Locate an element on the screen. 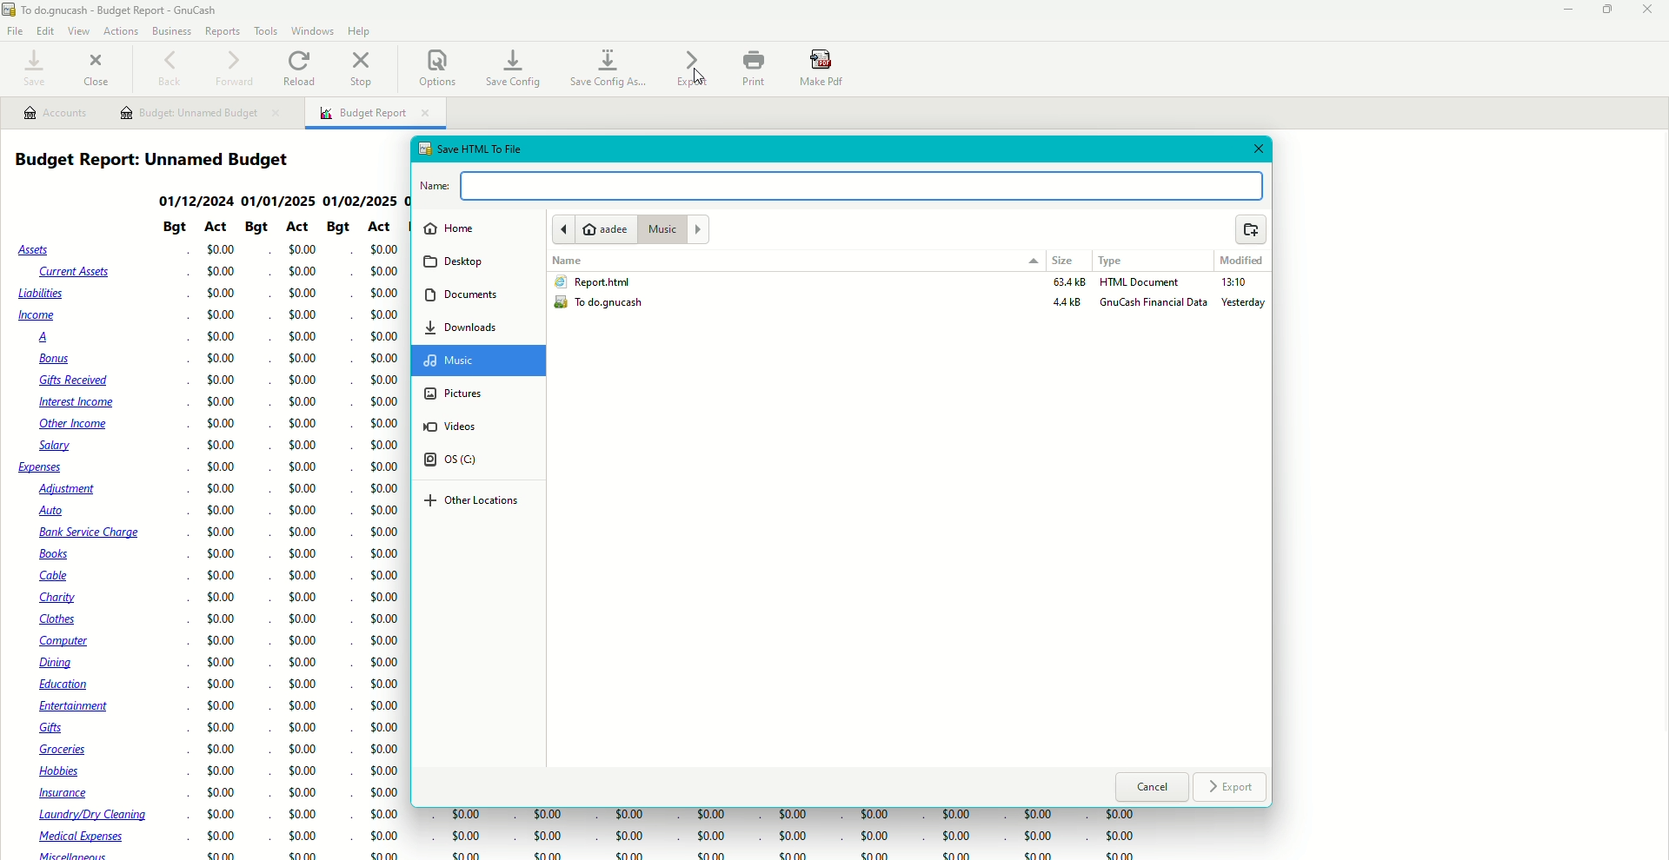 The height and width of the screenshot is (860, 1669). New Folder is located at coordinates (1251, 231).